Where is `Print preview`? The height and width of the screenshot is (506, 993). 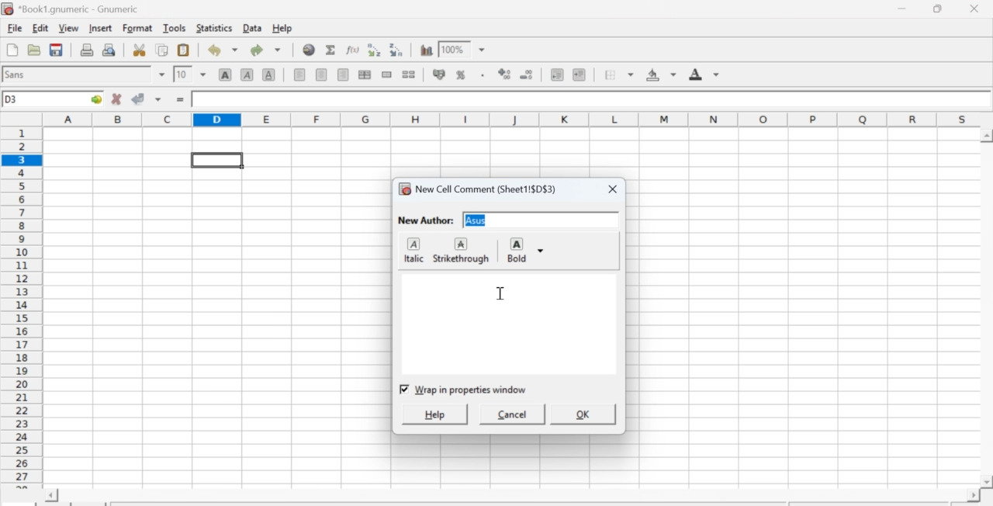
Print preview is located at coordinates (112, 50).